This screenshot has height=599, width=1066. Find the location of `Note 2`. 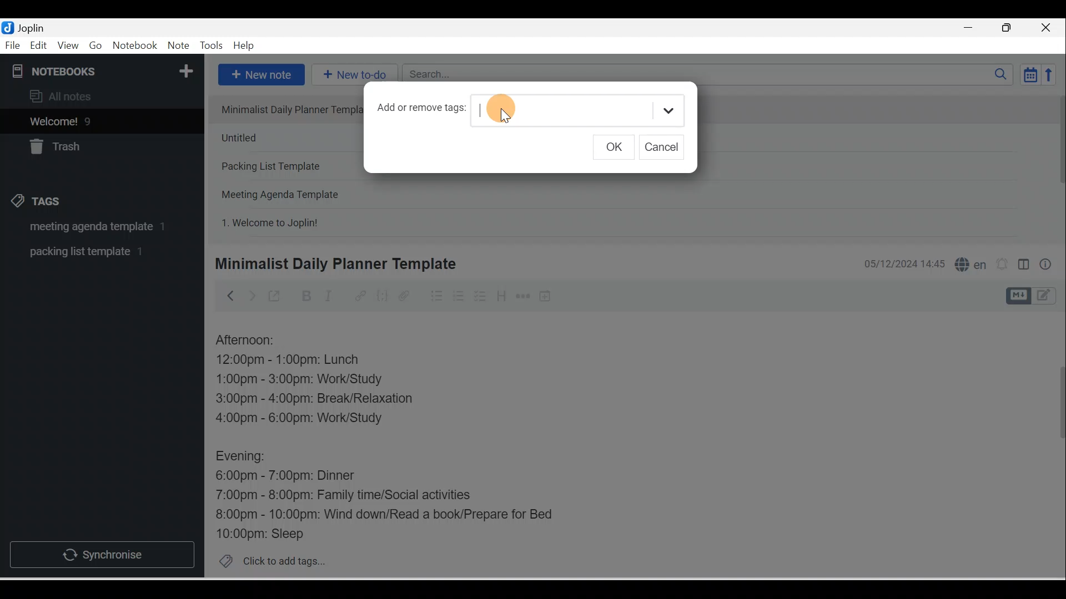

Note 2 is located at coordinates (285, 138).